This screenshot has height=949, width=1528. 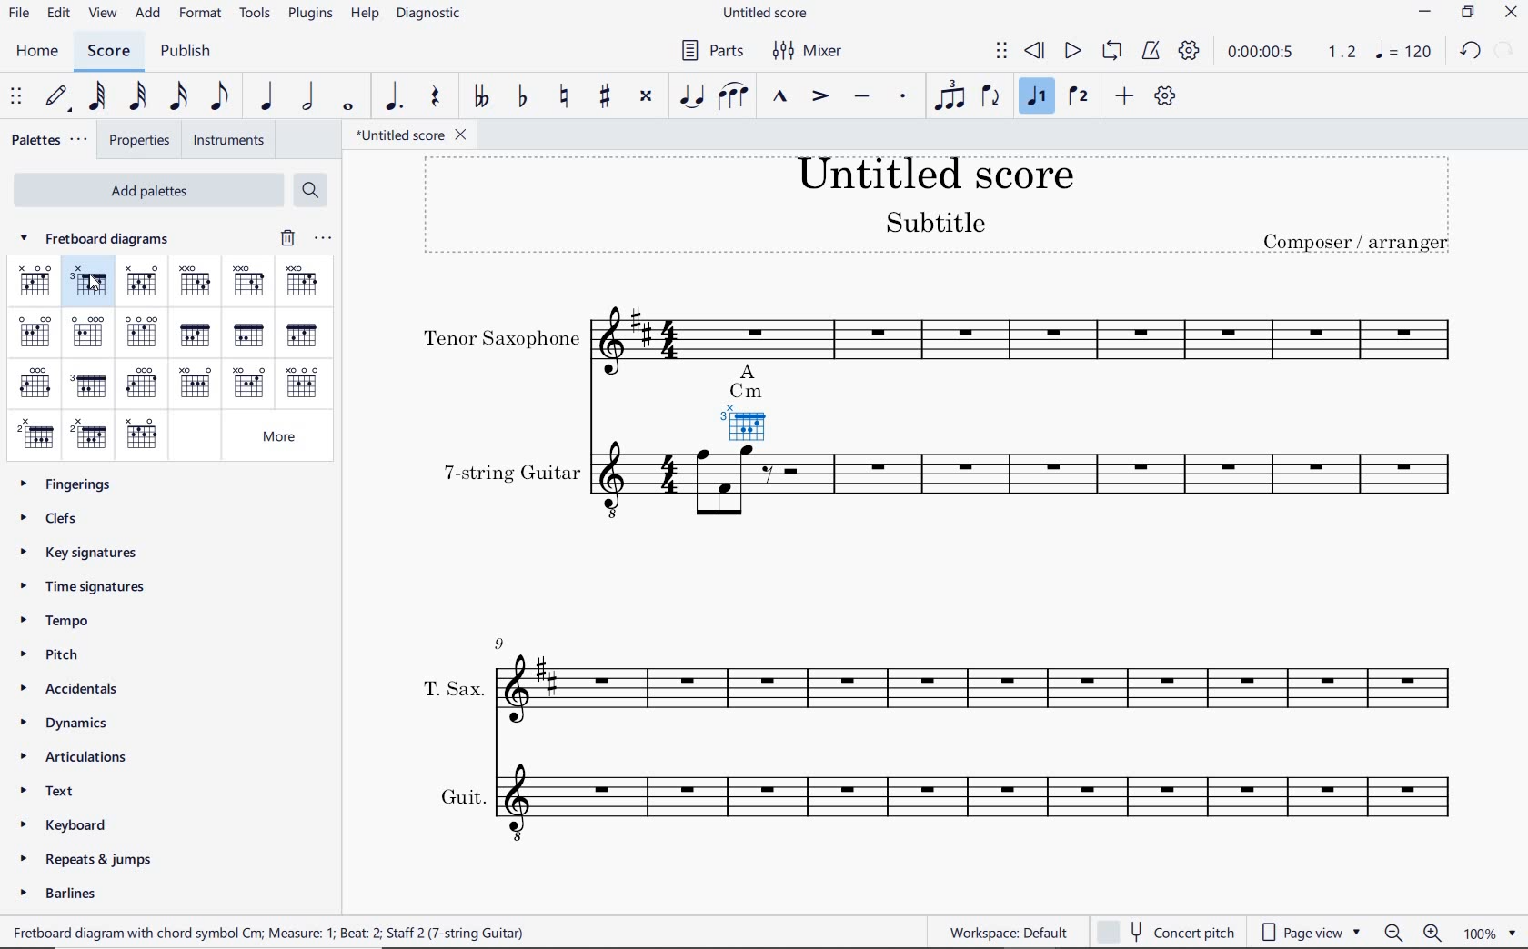 What do you see at coordinates (282, 438) in the screenshot?
I see `MORE` at bounding box center [282, 438].